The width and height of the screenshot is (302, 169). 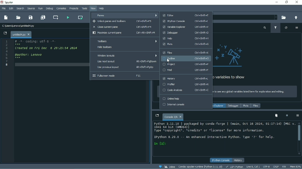 What do you see at coordinates (19, 17) in the screenshot?
I see `Open file` at bounding box center [19, 17].